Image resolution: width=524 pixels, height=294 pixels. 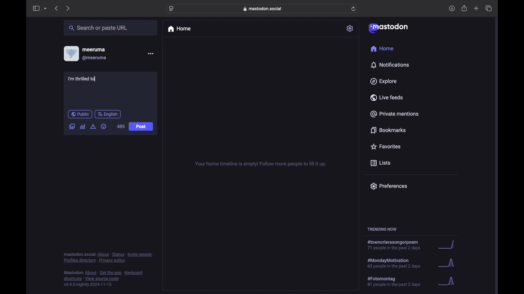 What do you see at coordinates (383, 48) in the screenshot?
I see `home` at bounding box center [383, 48].